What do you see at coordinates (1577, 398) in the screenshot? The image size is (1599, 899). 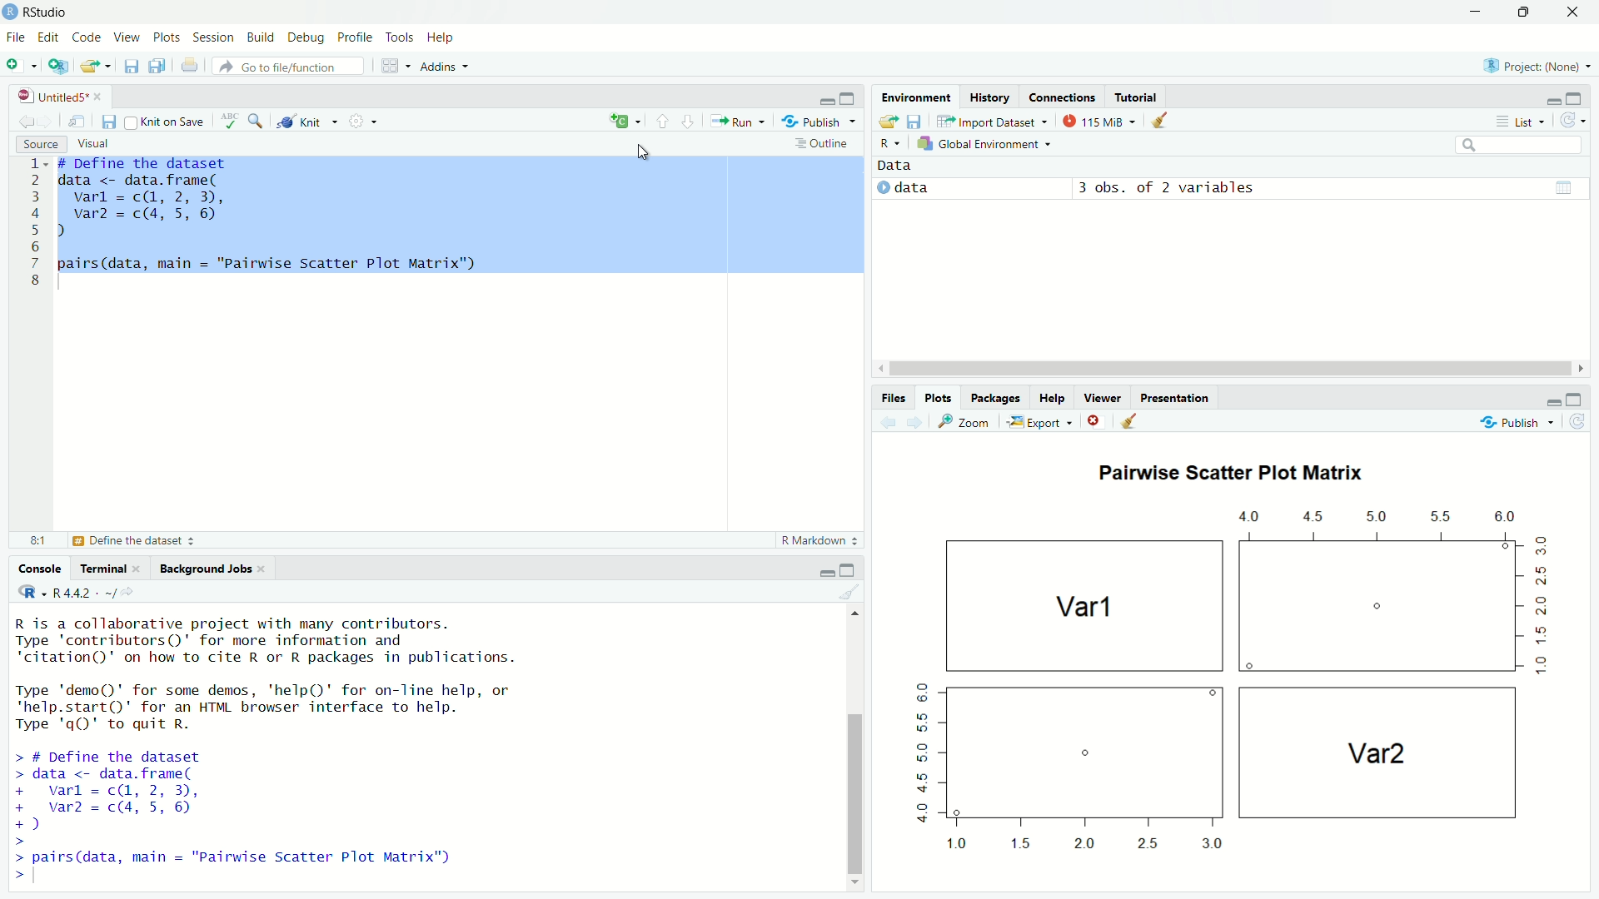 I see `Maximize` at bounding box center [1577, 398].